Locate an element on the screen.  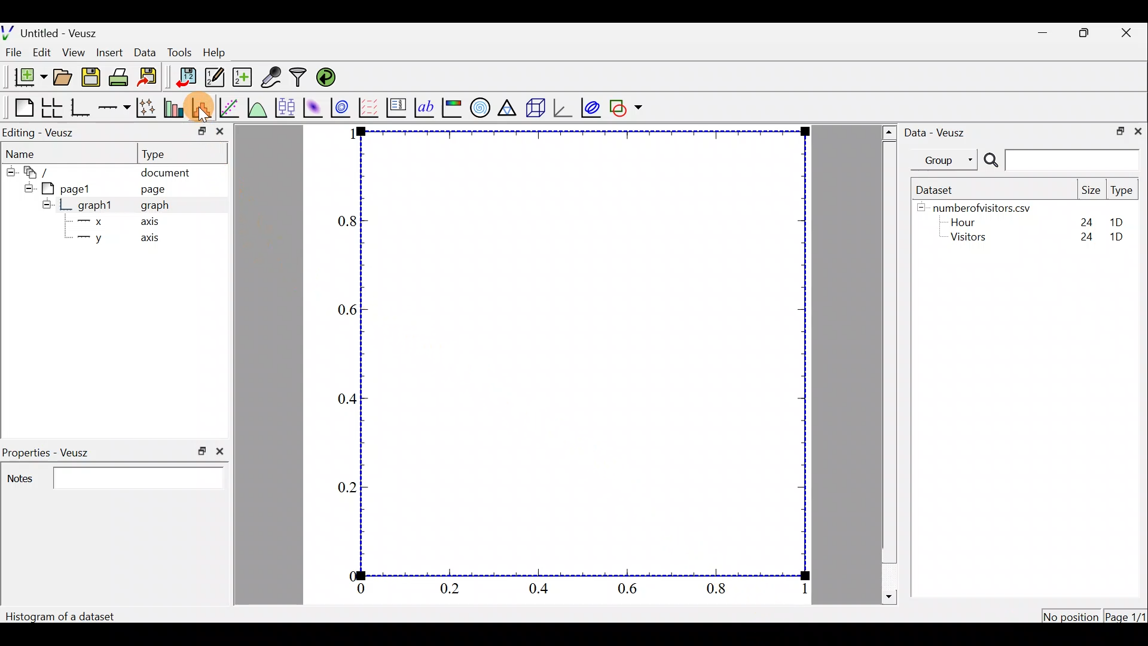
plot covariance ellipses is located at coordinates (589, 109).